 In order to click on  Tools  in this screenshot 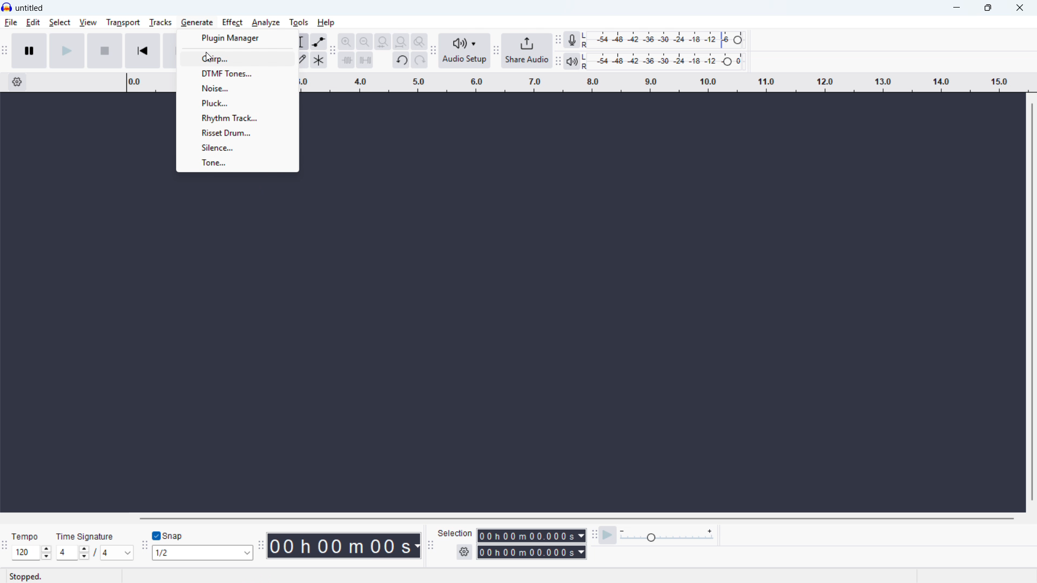, I will do `click(299, 22)`.